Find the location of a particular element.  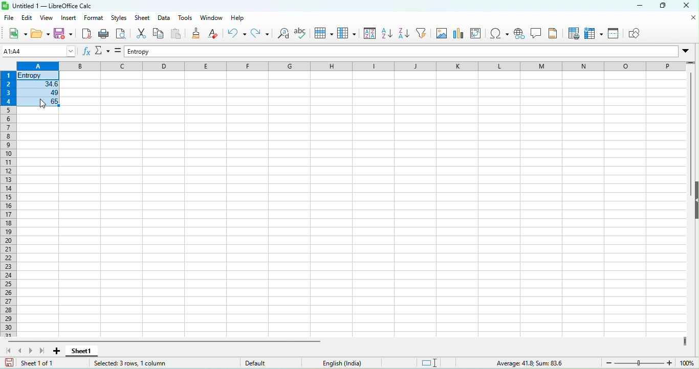

rows is located at coordinates (8, 199).